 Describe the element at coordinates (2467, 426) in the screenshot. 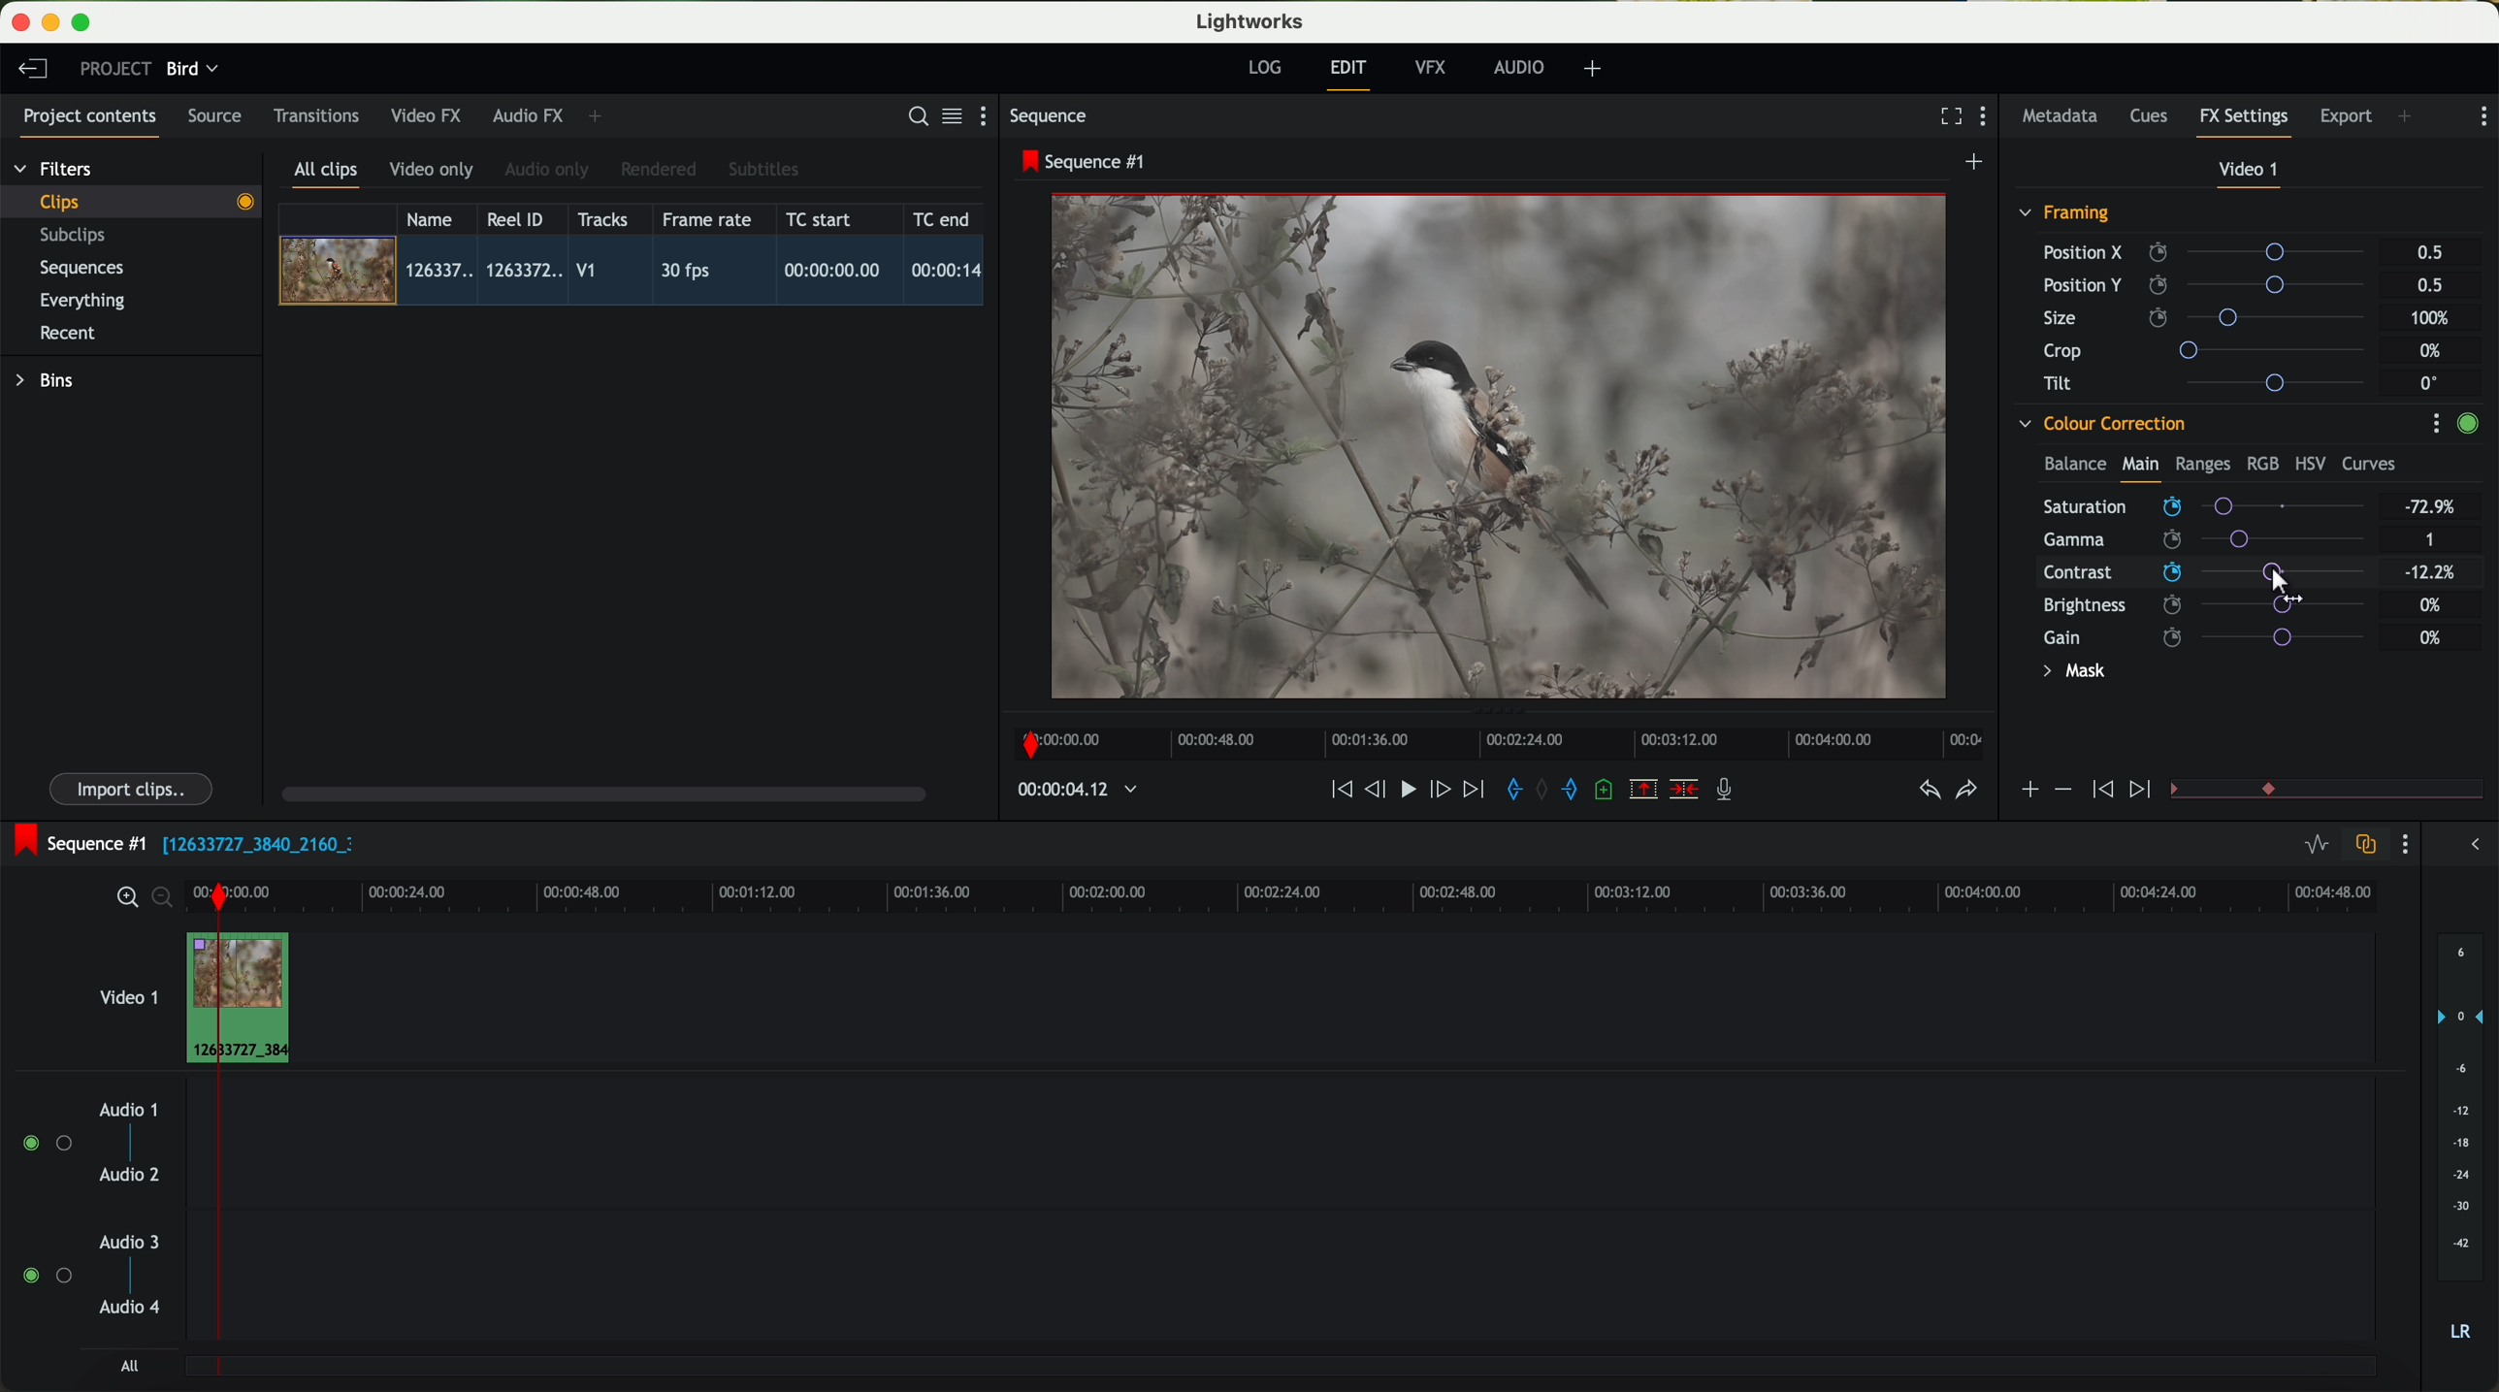

I see `enable` at that location.